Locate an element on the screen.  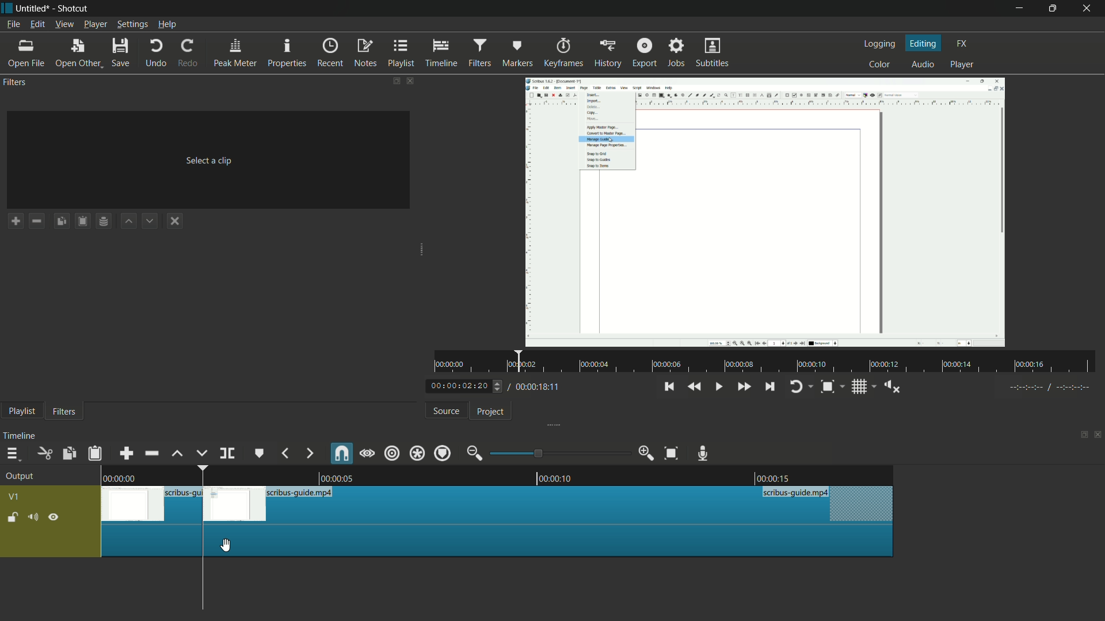
player menu is located at coordinates (95, 24).